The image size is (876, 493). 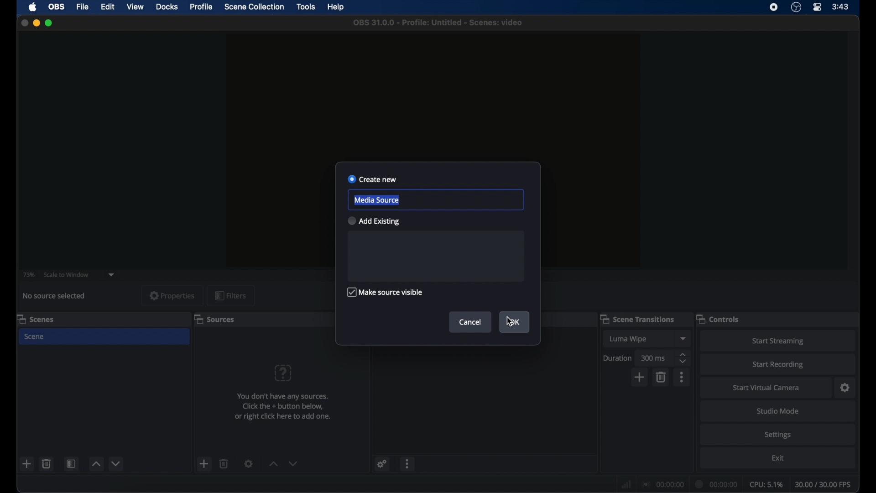 I want to click on scene transitions, so click(x=637, y=319).